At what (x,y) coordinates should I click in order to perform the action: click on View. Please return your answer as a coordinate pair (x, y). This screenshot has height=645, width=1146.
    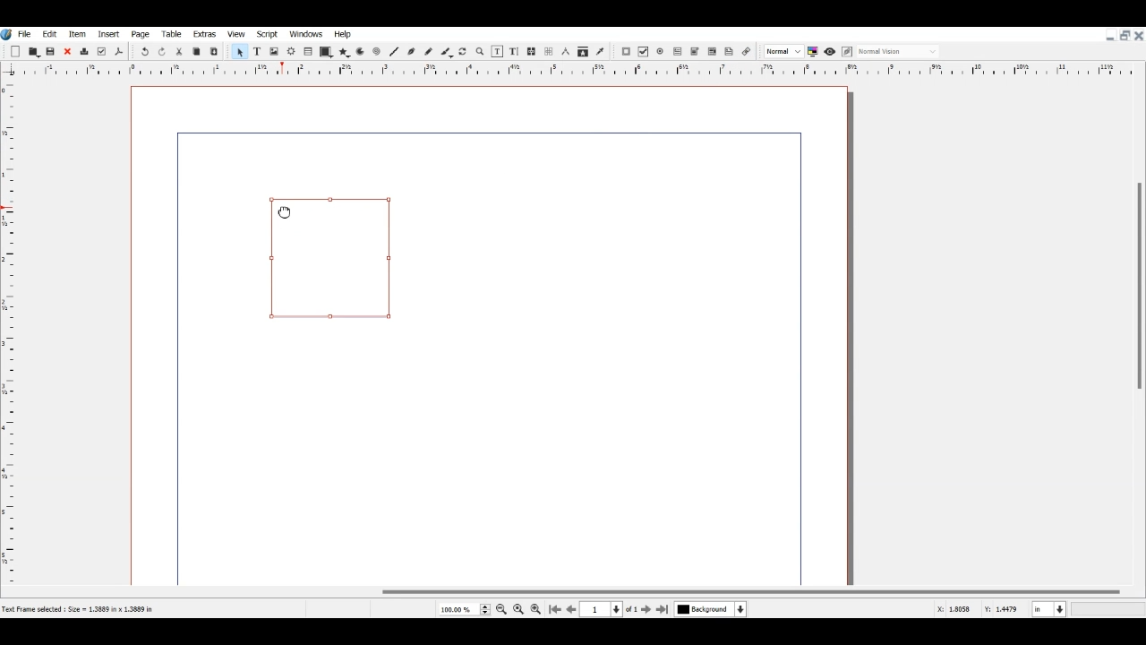
    Looking at the image, I should click on (235, 34).